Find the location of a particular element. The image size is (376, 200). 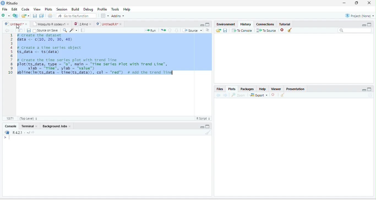

Plots is located at coordinates (48, 9).